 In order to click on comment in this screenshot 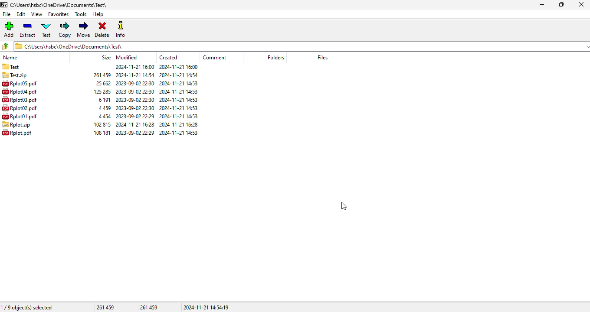, I will do `click(215, 58)`.